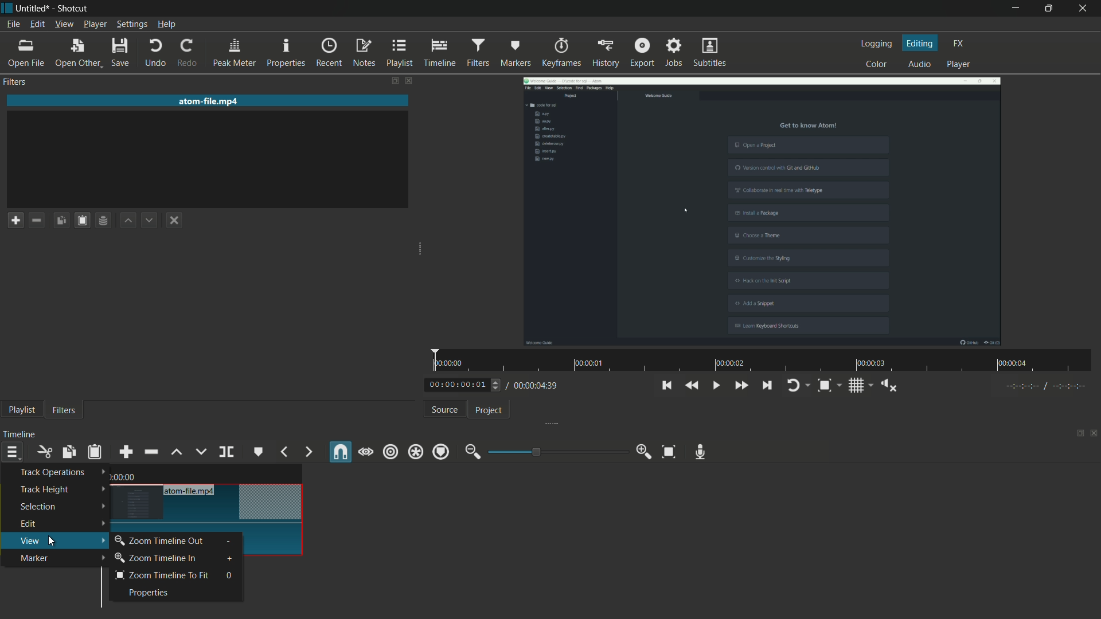 The height and width of the screenshot is (619, 1101). Describe the element at coordinates (37, 220) in the screenshot. I see `remove a filter` at that location.